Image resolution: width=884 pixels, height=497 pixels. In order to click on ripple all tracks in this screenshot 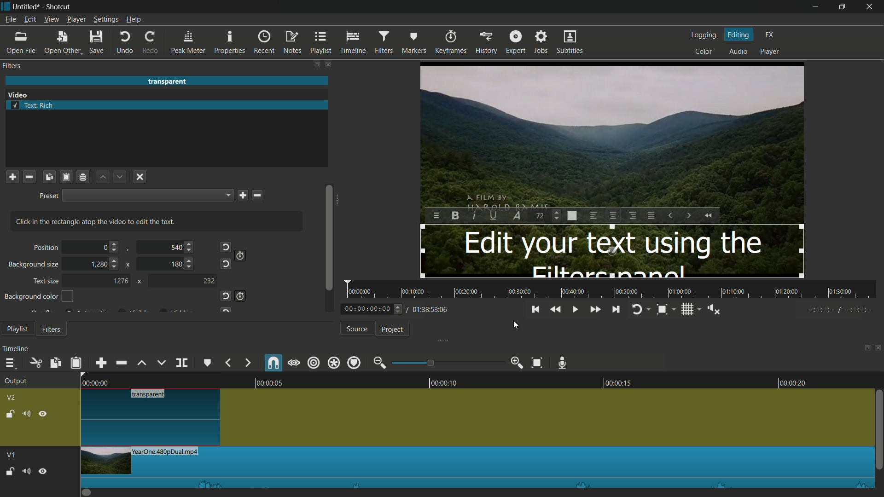, I will do `click(333, 363)`.